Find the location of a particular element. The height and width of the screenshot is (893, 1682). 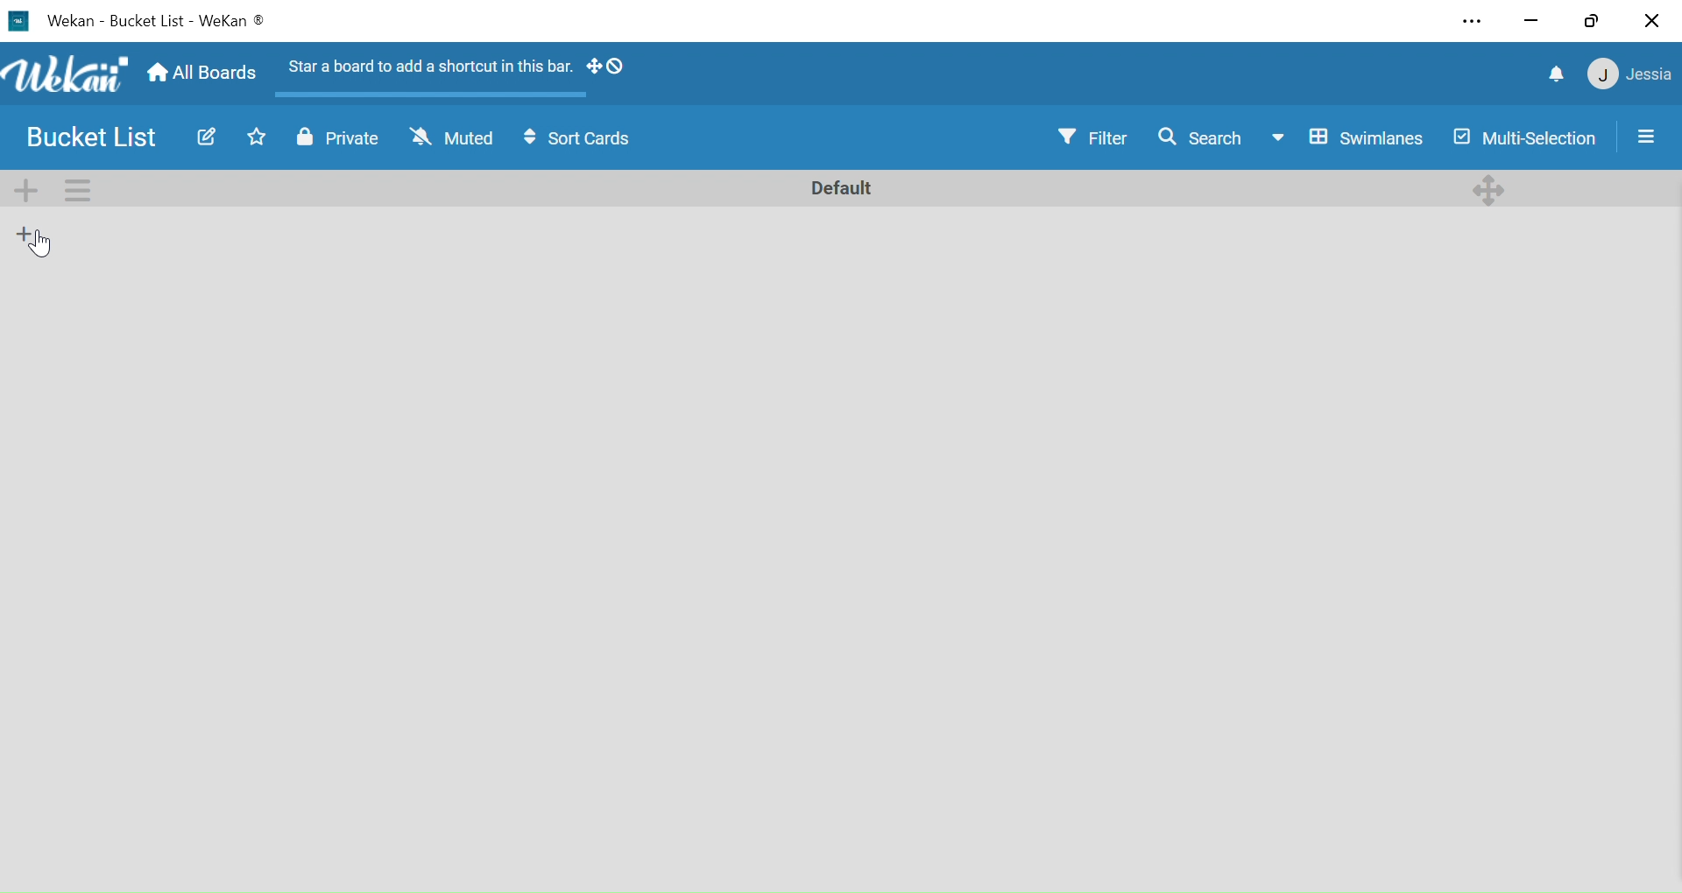

Search is located at coordinates (1199, 137).